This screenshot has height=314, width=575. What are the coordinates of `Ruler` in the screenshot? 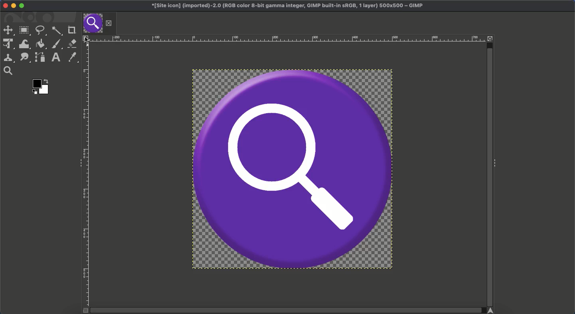 It's located at (87, 175).